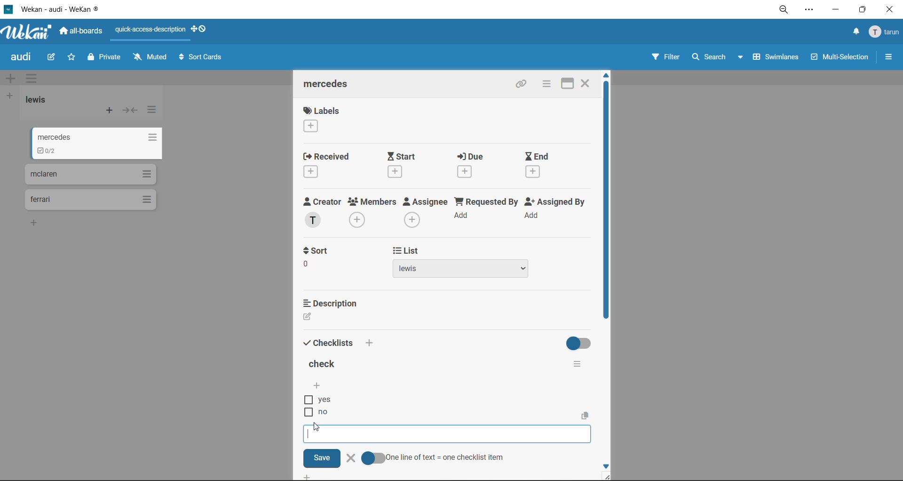 The width and height of the screenshot is (903, 481). Describe the element at coordinates (324, 457) in the screenshot. I see `Save` at that location.